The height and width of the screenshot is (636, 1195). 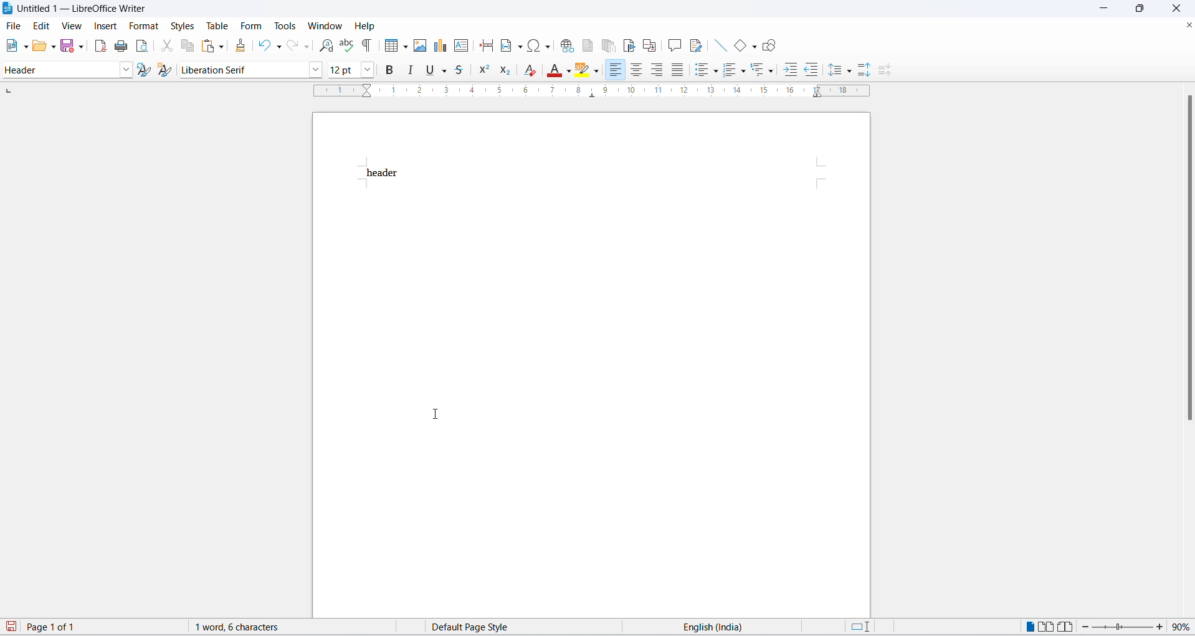 I want to click on show track changes functions, so click(x=695, y=45).